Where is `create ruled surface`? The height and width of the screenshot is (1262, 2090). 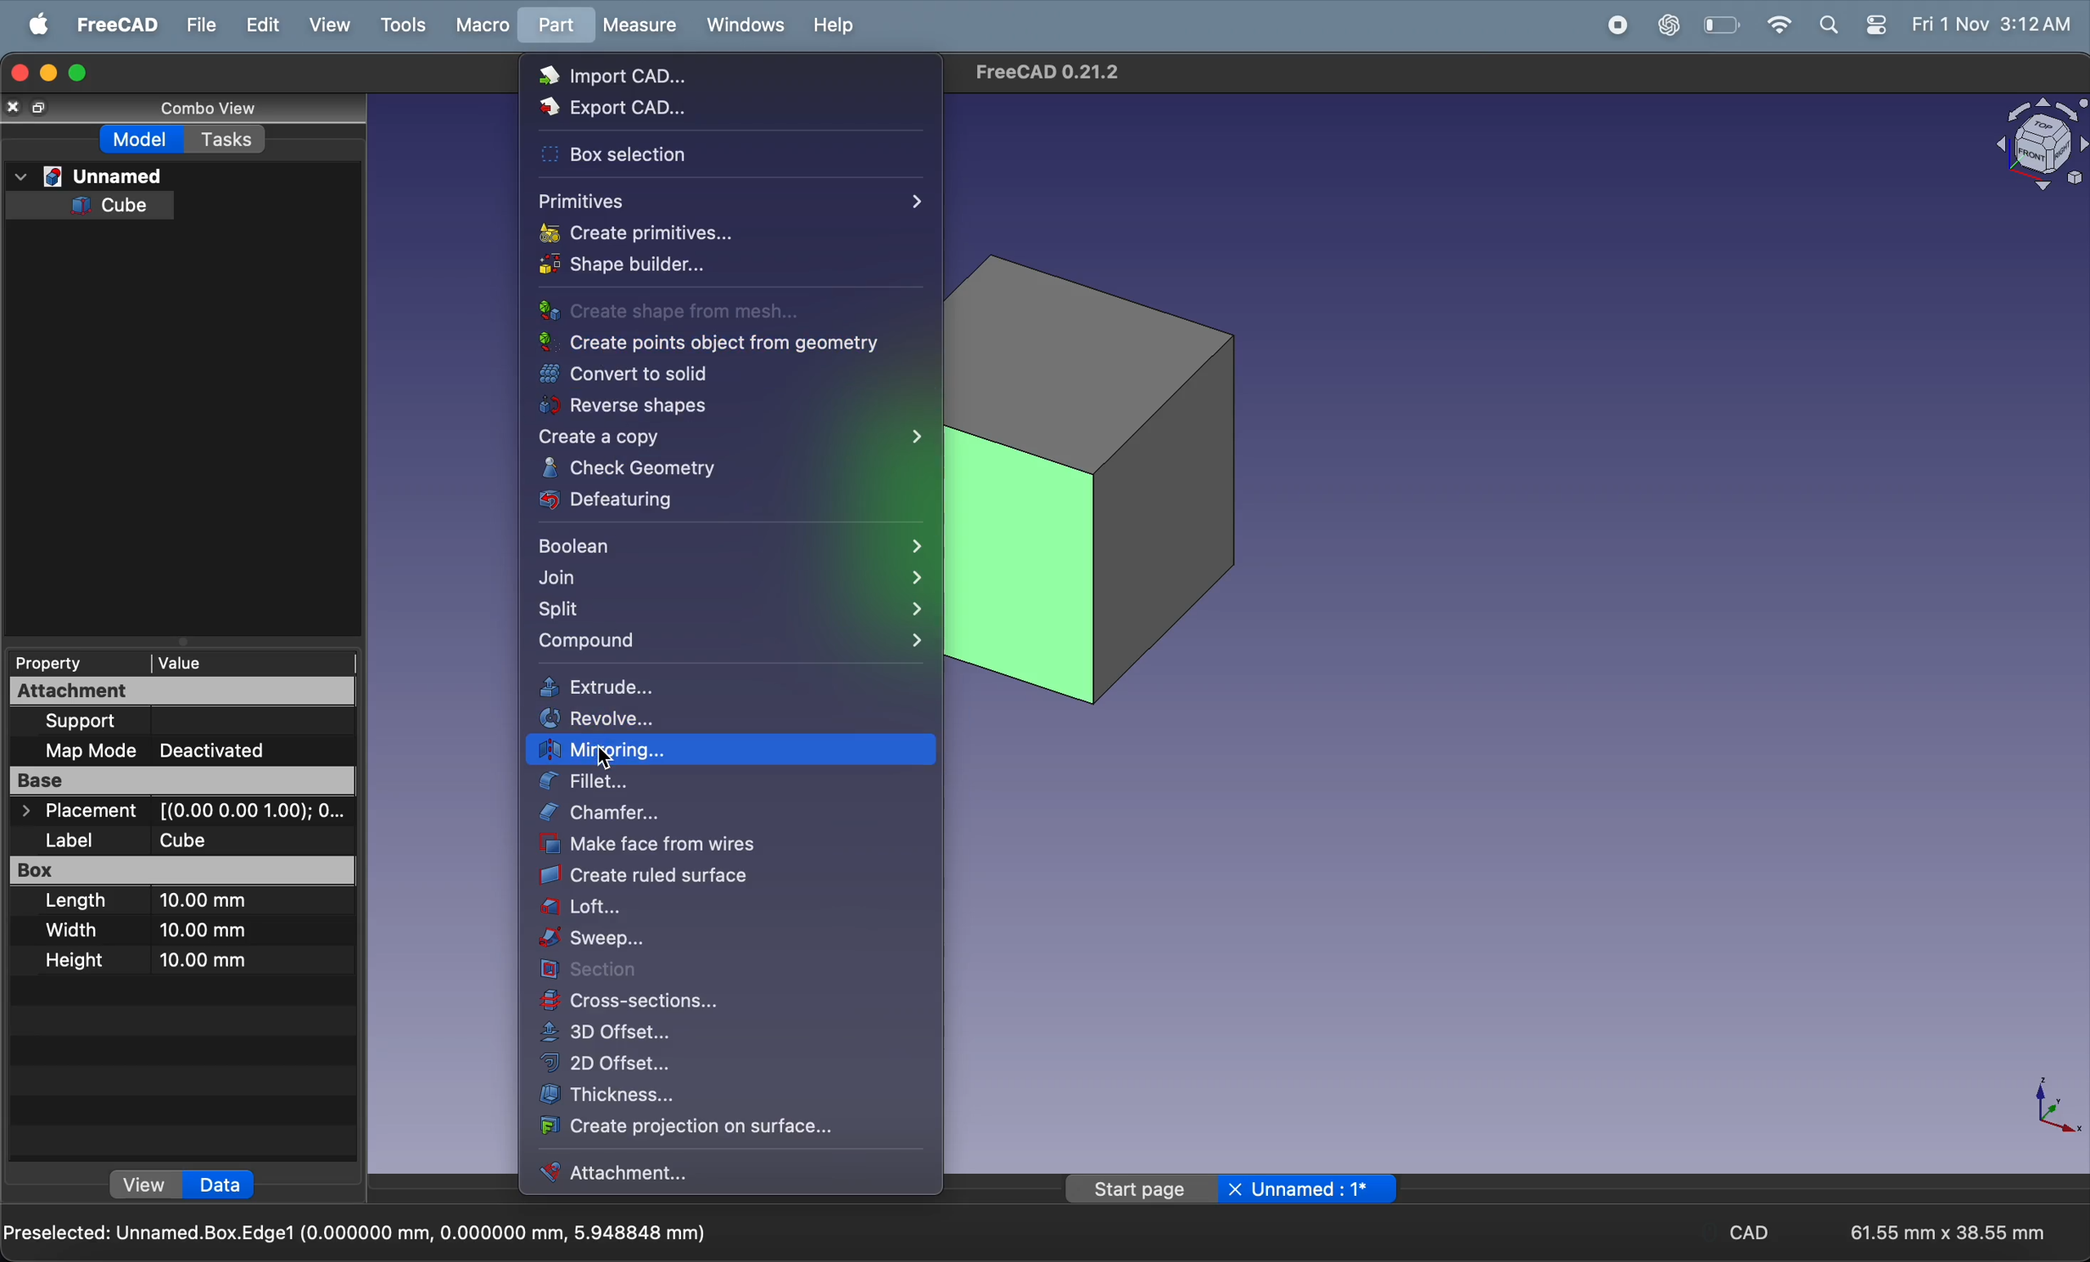
create ruled surface is located at coordinates (722, 877).